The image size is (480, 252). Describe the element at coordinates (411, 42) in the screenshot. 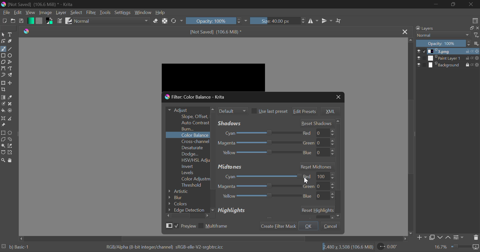

I see `move up` at that location.